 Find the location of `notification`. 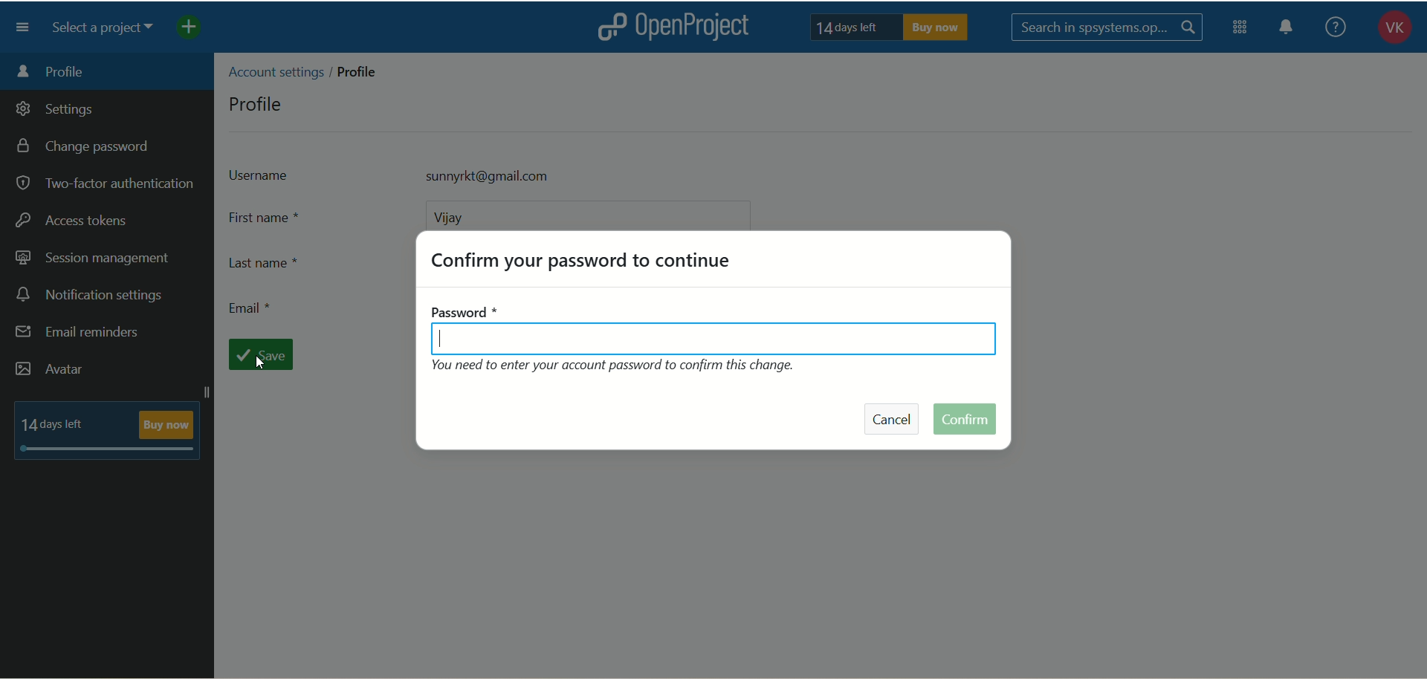

notification is located at coordinates (1292, 30).